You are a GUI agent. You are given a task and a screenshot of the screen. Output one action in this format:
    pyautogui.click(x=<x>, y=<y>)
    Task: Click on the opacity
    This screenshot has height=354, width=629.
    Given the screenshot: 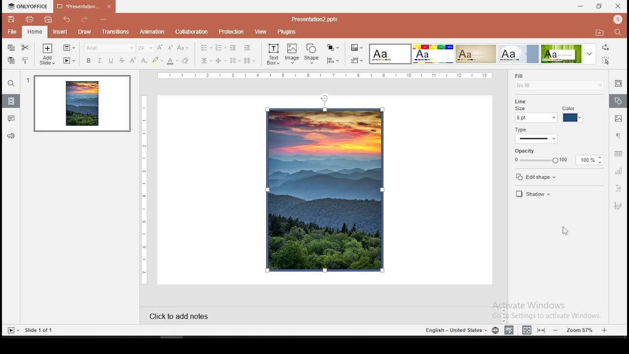 What is the action you would take?
    pyautogui.click(x=555, y=158)
    